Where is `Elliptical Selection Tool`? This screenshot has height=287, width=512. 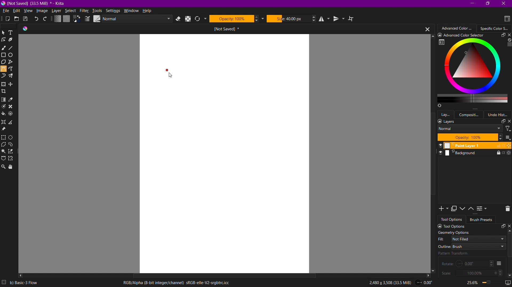
Elliptical Selection Tool is located at coordinates (13, 137).